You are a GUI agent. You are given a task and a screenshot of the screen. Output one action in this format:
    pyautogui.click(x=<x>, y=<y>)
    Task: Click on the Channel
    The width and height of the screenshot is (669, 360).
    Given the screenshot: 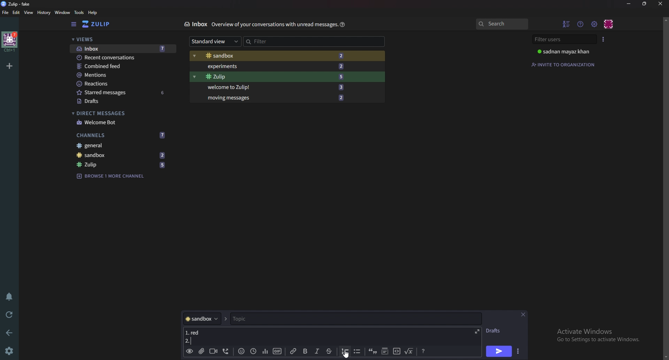 What is the action you would take?
    pyautogui.click(x=201, y=319)
    